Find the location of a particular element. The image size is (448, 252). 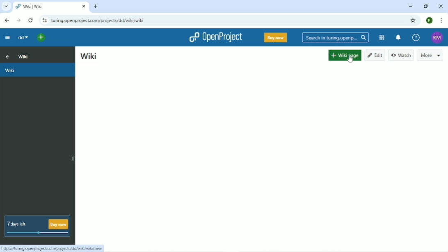

Current tab is located at coordinates (51, 7).